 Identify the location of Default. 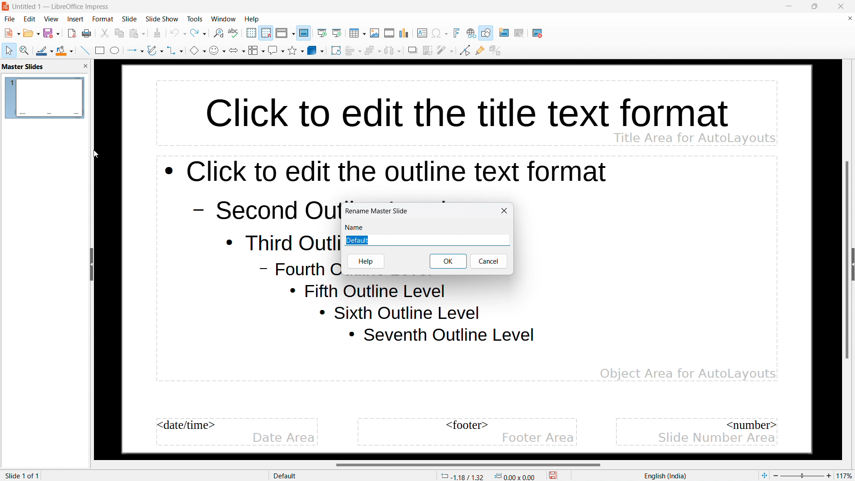
(426, 240).